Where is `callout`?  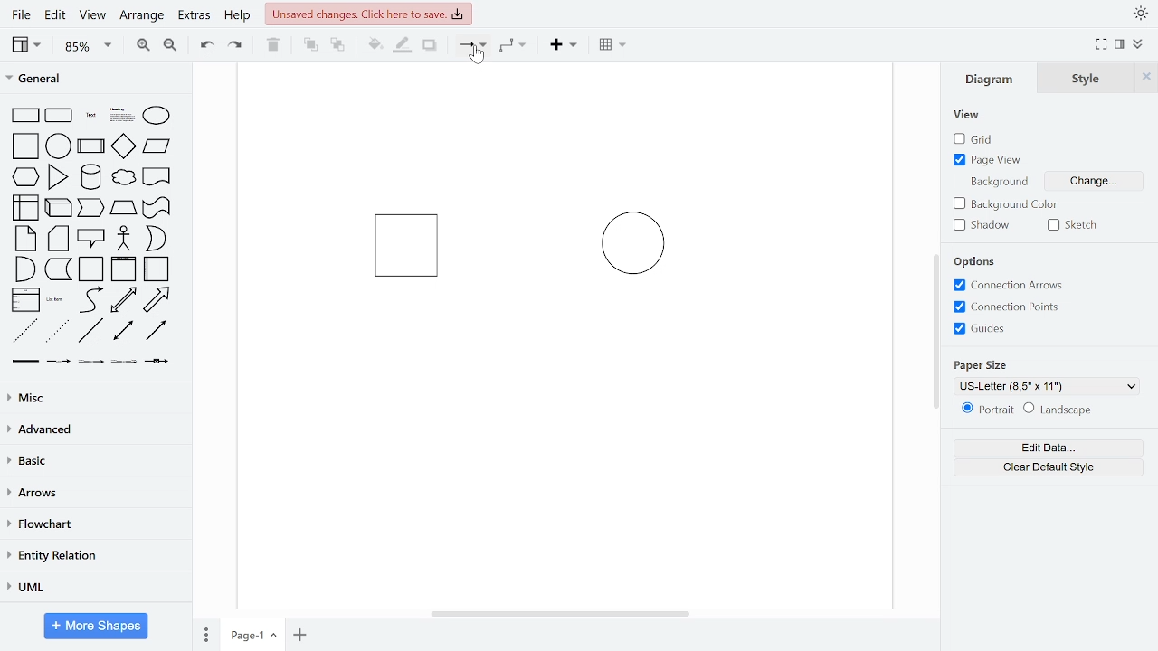
callout is located at coordinates (92, 239).